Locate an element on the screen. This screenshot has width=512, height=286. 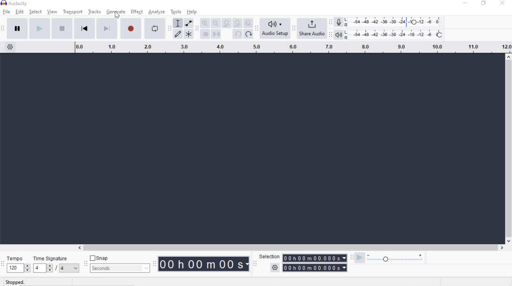
time selection is located at coordinates (315, 258).